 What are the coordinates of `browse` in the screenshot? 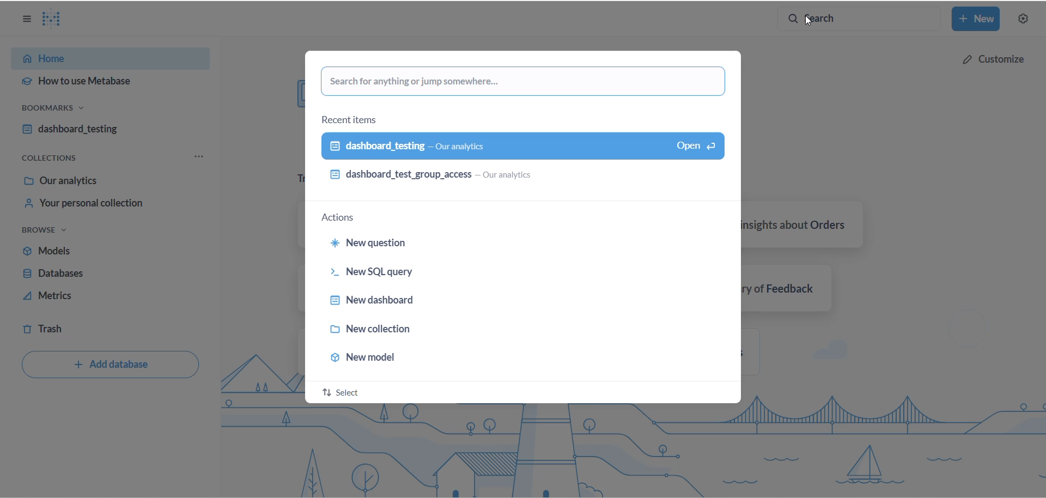 It's located at (54, 232).